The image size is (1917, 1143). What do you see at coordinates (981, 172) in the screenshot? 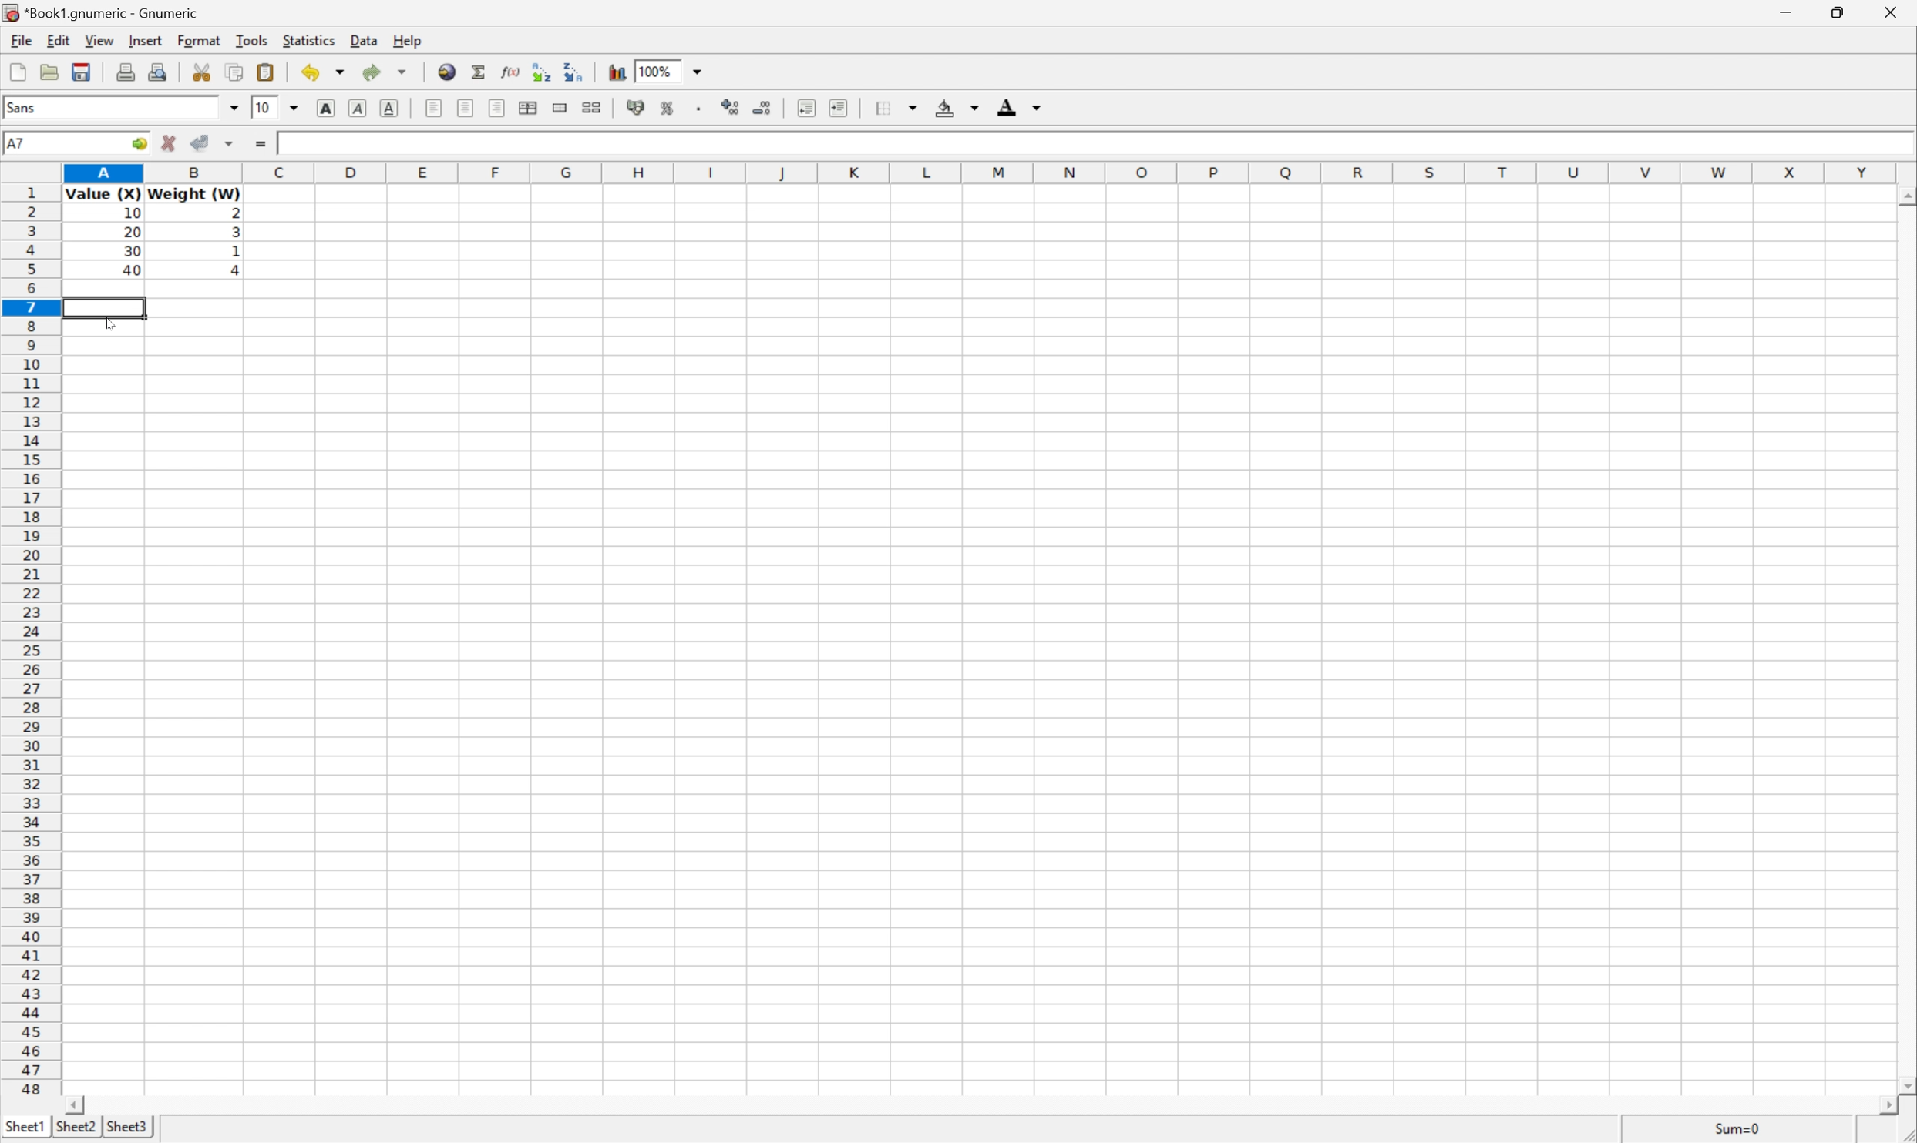
I see `Column Names` at bounding box center [981, 172].